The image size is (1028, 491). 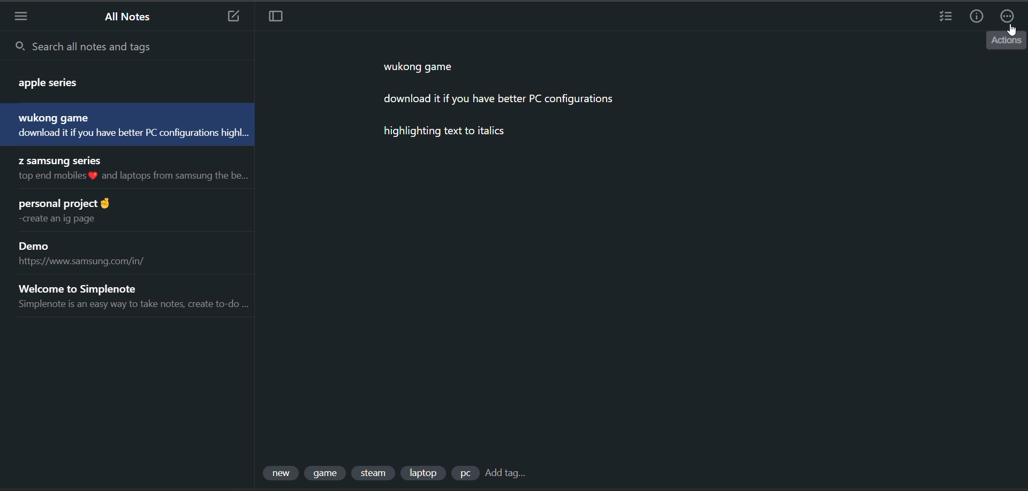 I want to click on new note, so click(x=233, y=16).